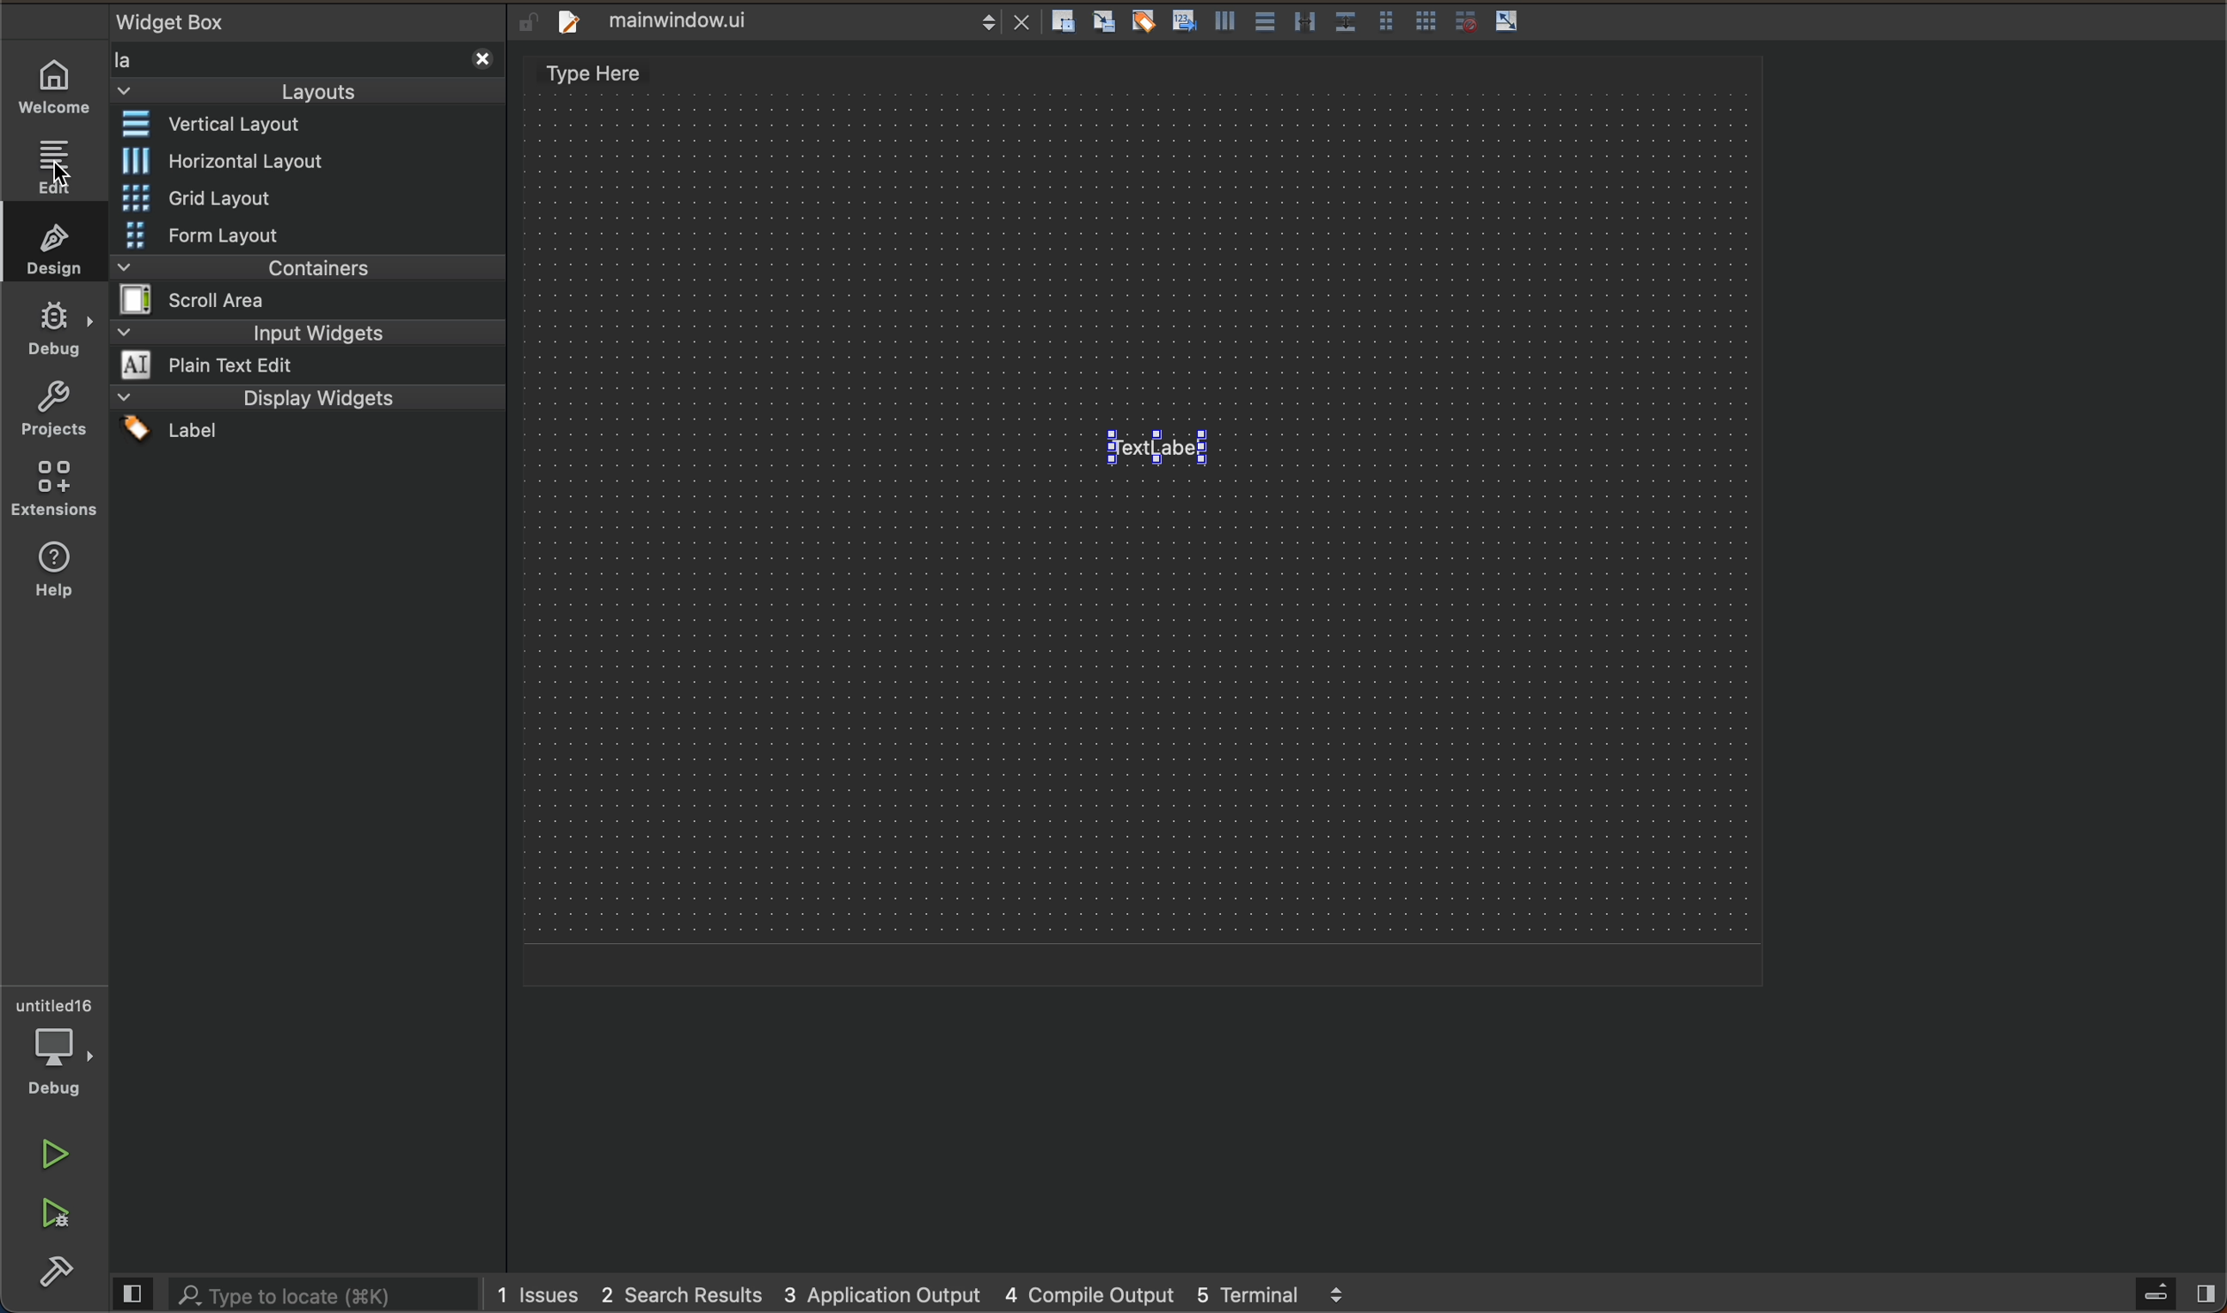 The width and height of the screenshot is (2227, 1313). Describe the element at coordinates (1185, 18) in the screenshot. I see `Edit tab orders` at that location.